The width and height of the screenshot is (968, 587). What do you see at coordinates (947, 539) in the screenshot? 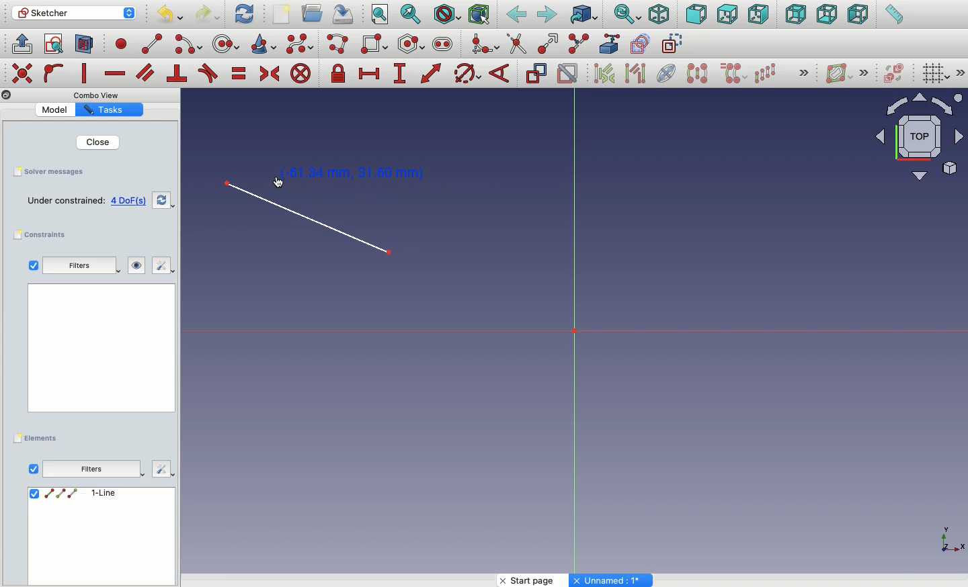
I see `` at bounding box center [947, 539].